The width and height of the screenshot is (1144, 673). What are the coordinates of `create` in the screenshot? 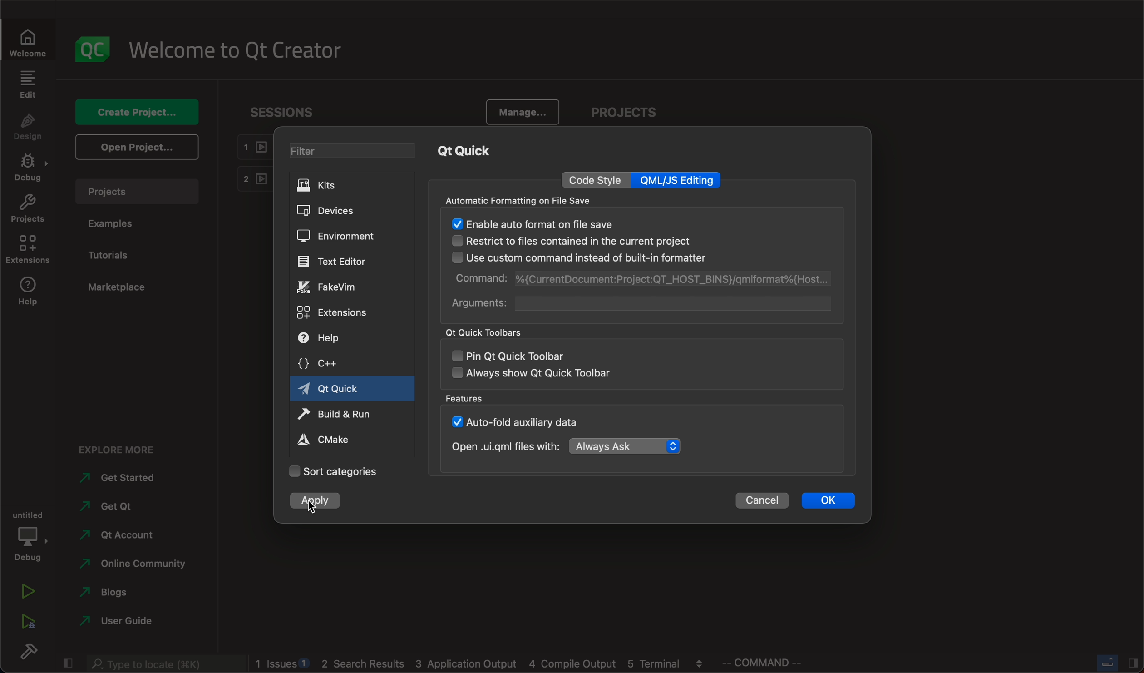 It's located at (138, 113).